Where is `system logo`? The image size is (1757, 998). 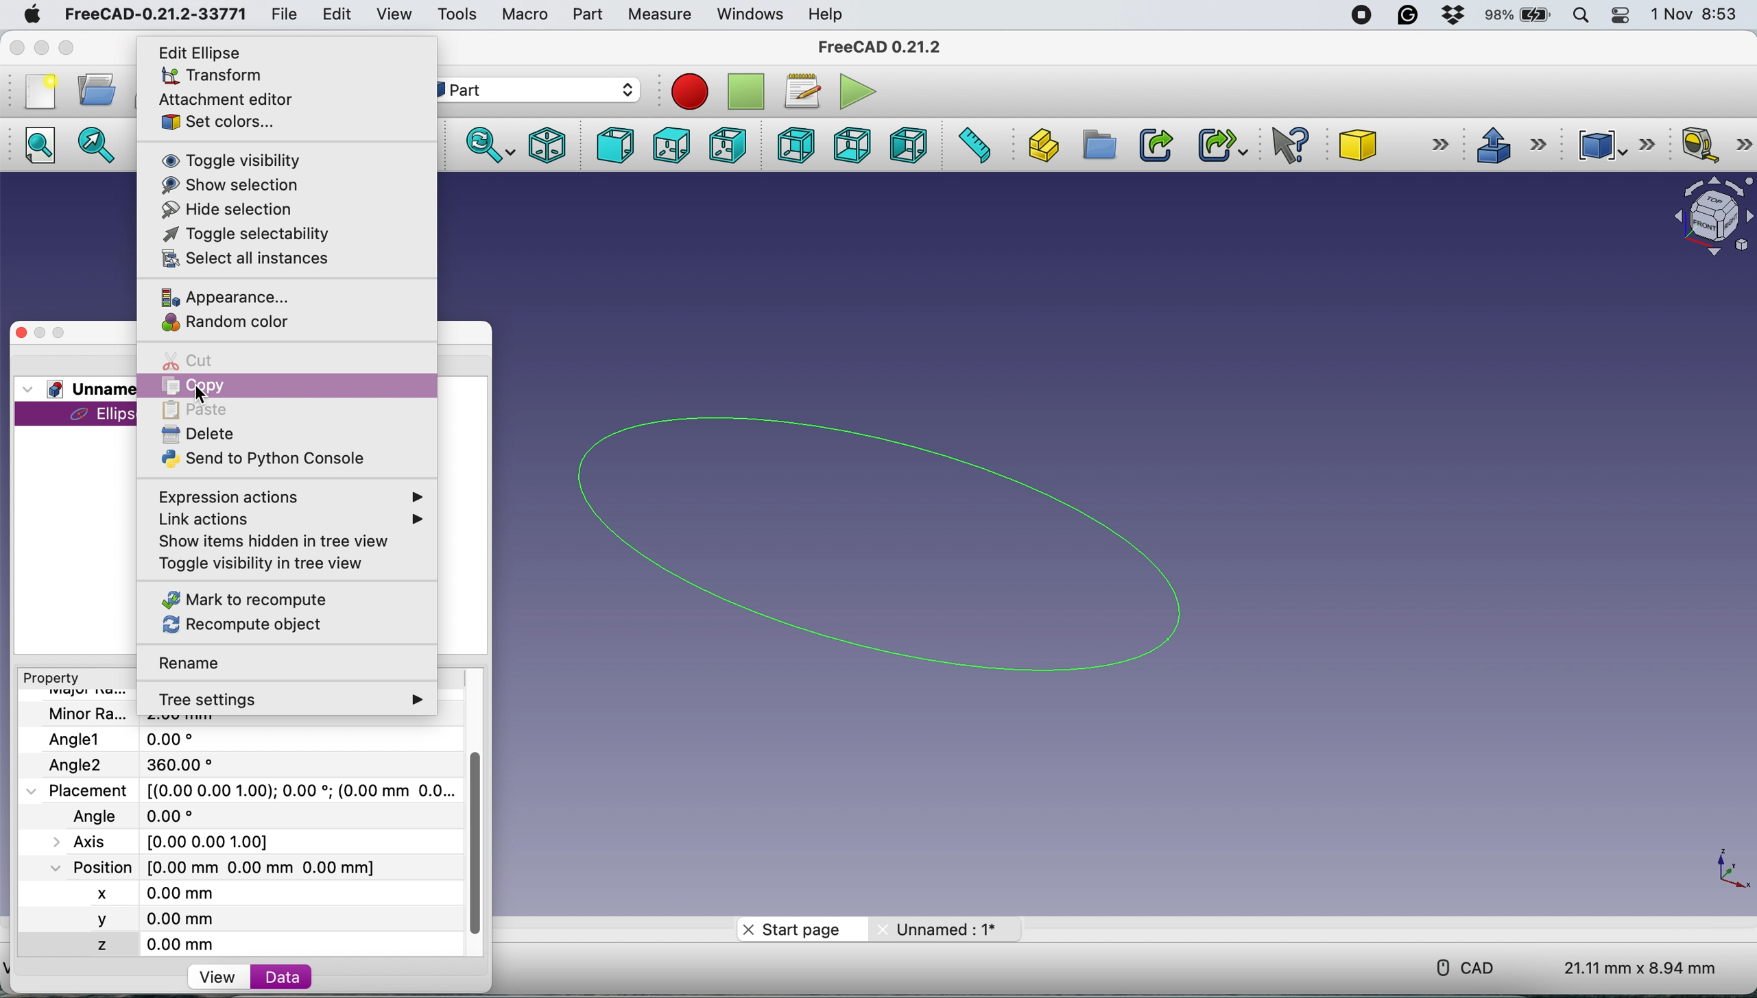 system logo is located at coordinates (34, 15).